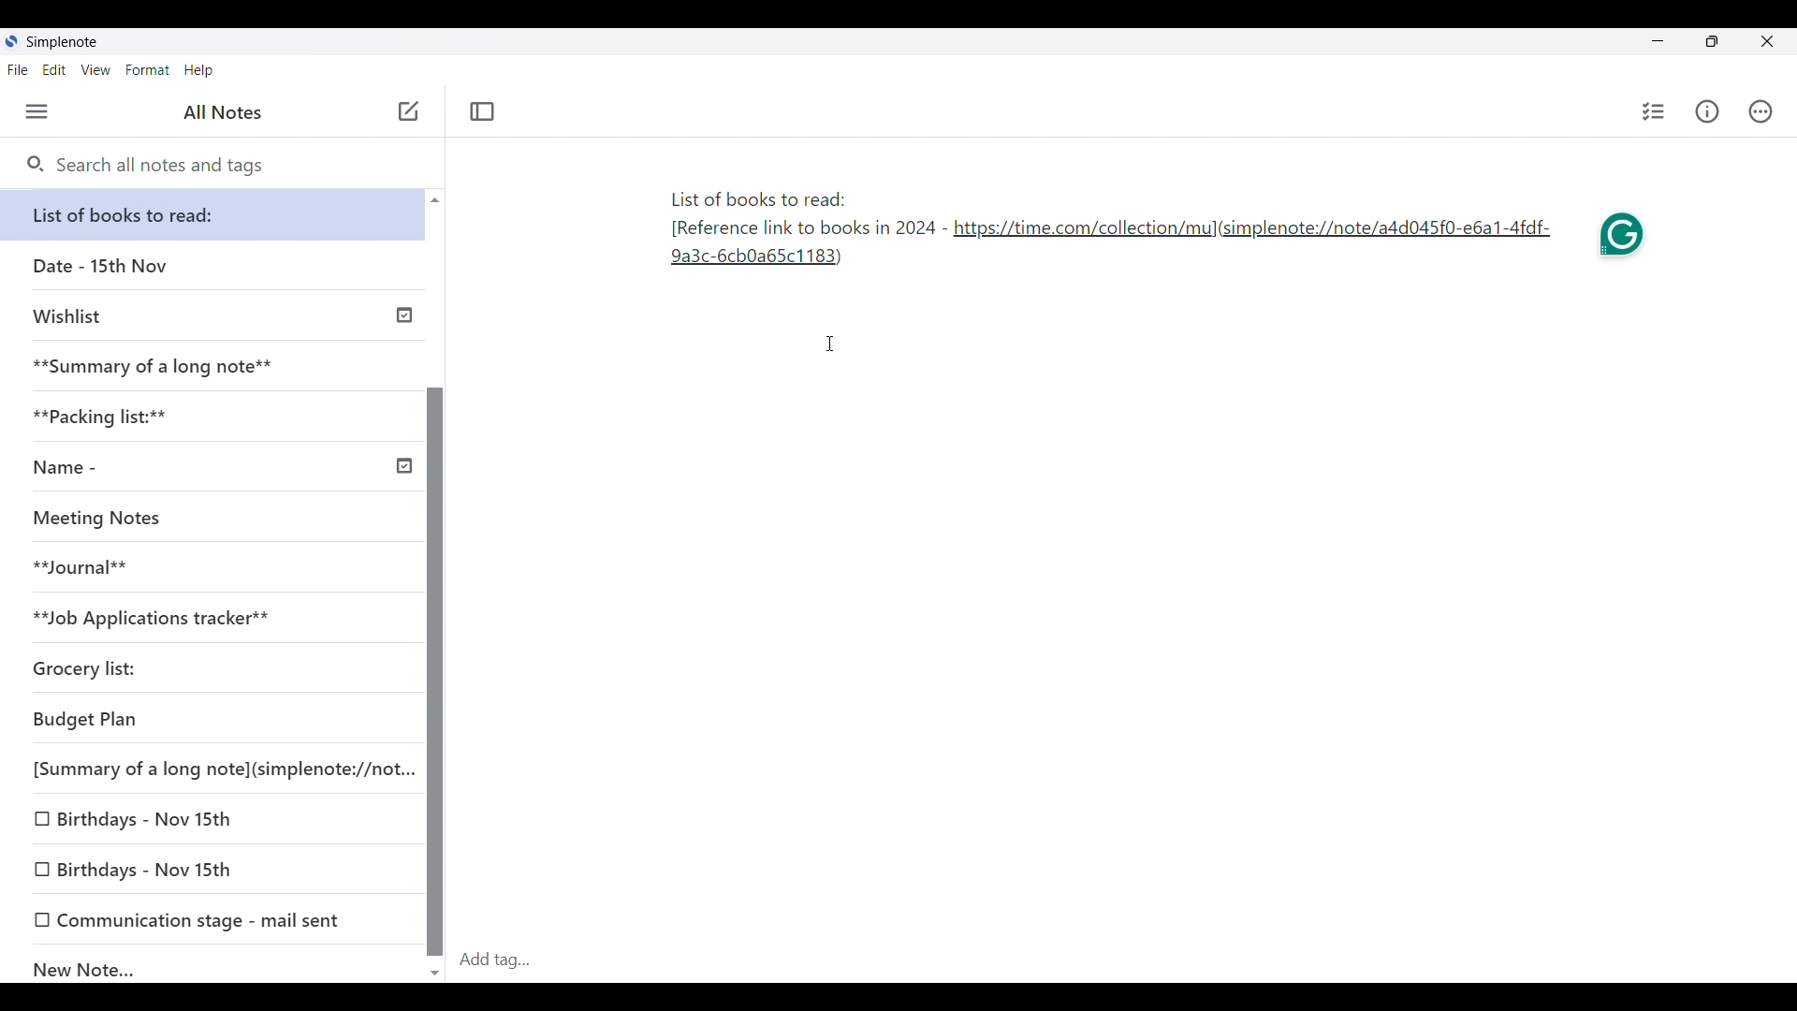 The width and height of the screenshot is (1797, 1011). What do you see at coordinates (1706, 43) in the screenshot?
I see `Resize` at bounding box center [1706, 43].